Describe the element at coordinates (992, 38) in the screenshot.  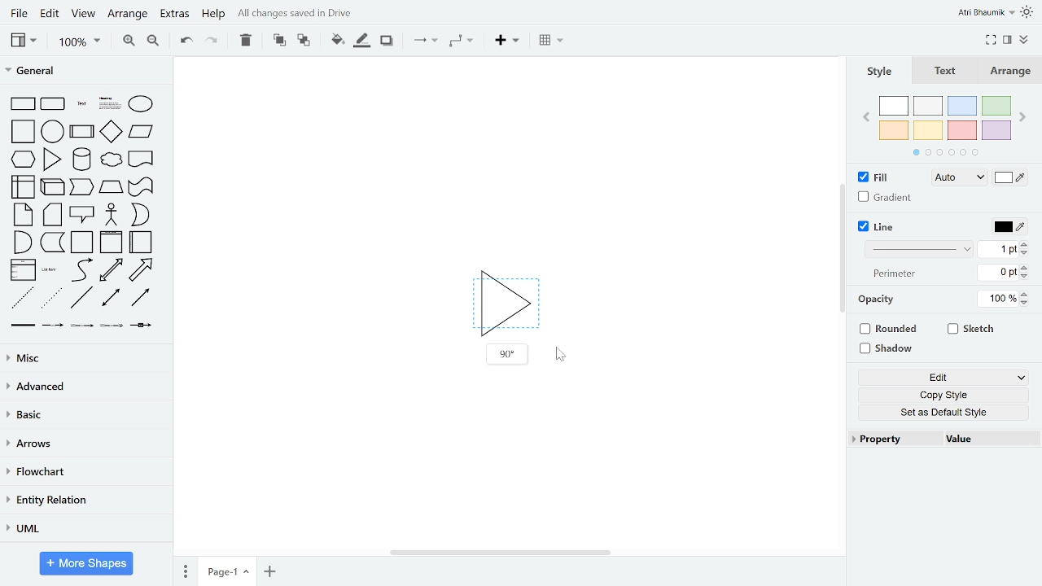
I see `full screen` at that location.